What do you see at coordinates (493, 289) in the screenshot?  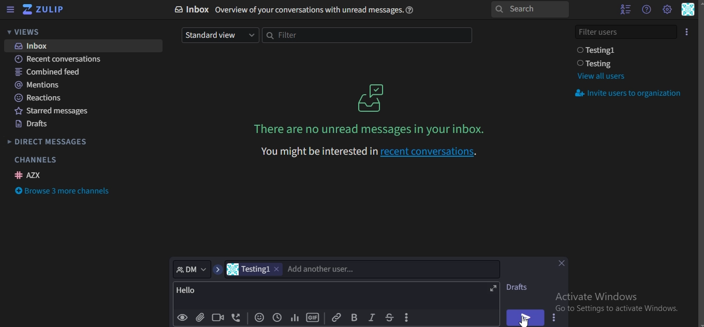 I see `expand` at bounding box center [493, 289].